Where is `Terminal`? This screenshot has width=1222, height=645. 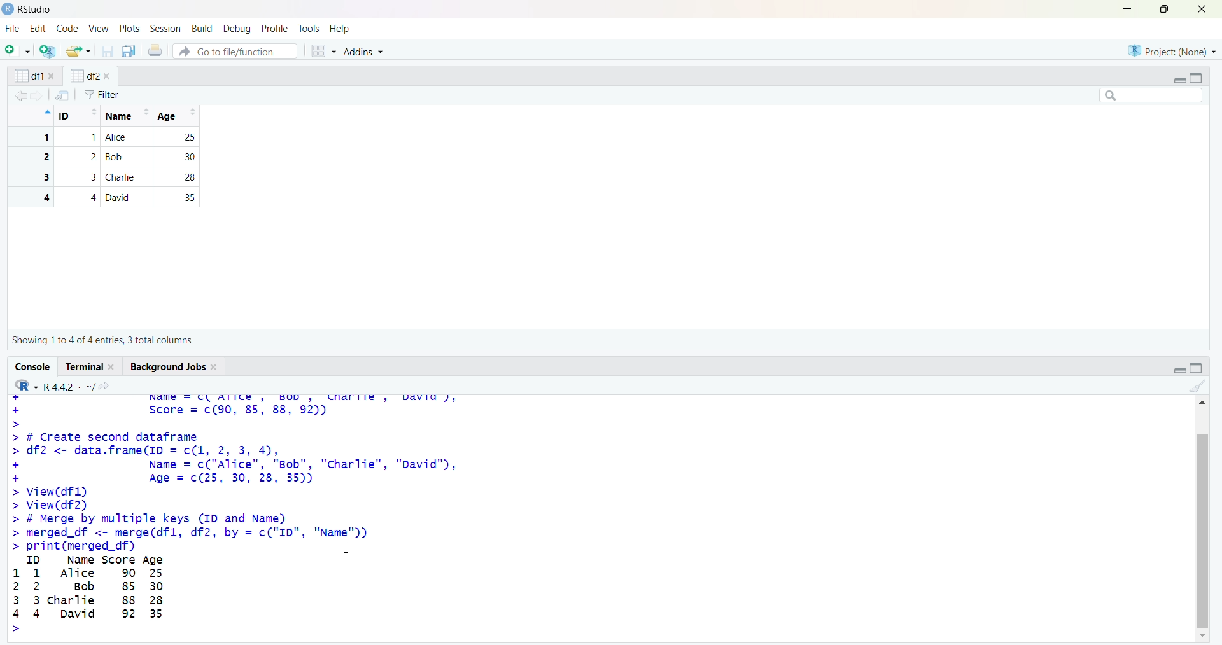
Terminal is located at coordinates (85, 366).